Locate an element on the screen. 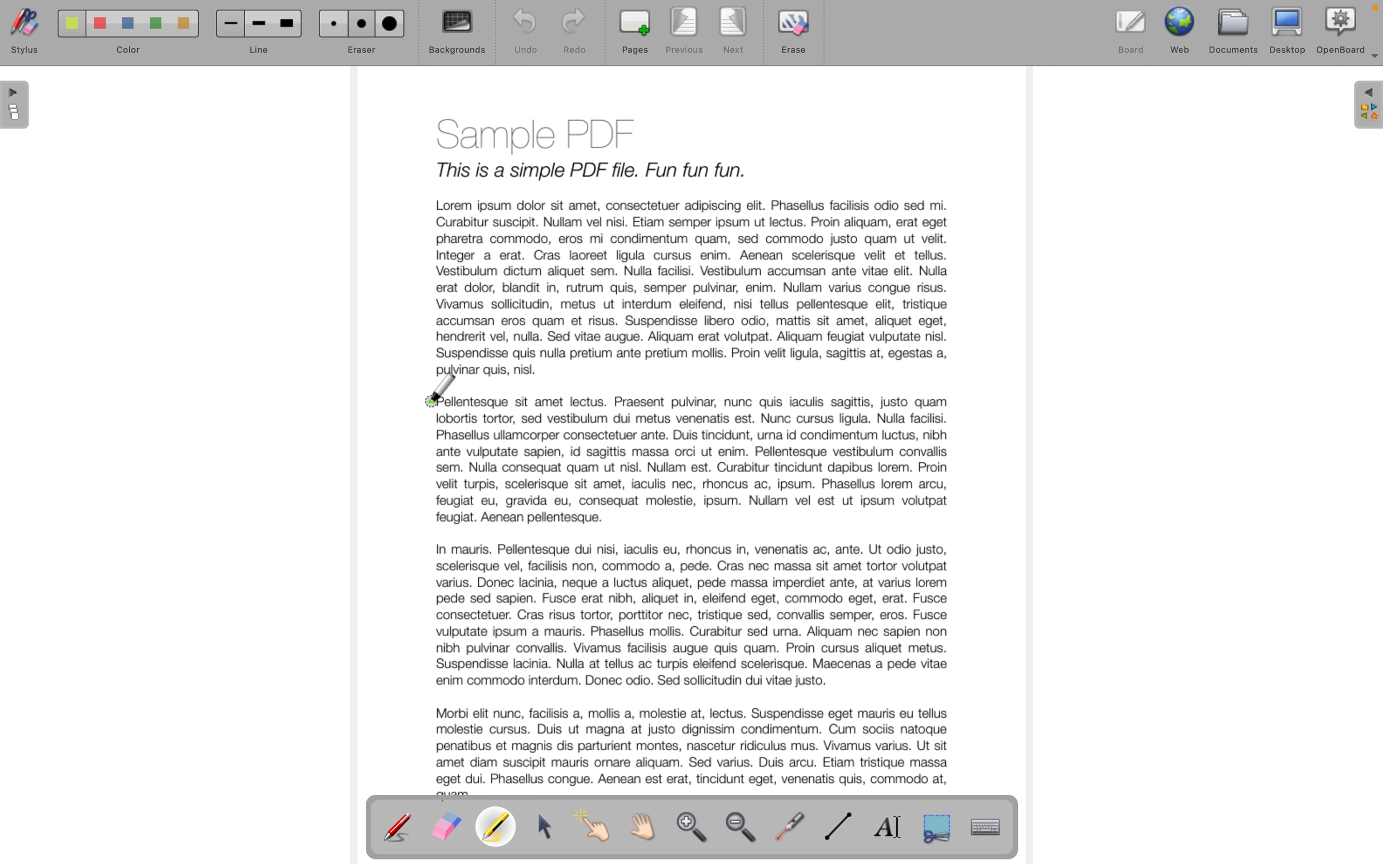 Image resolution: width=1383 pixels, height=864 pixels. interact with items is located at coordinates (598, 831).